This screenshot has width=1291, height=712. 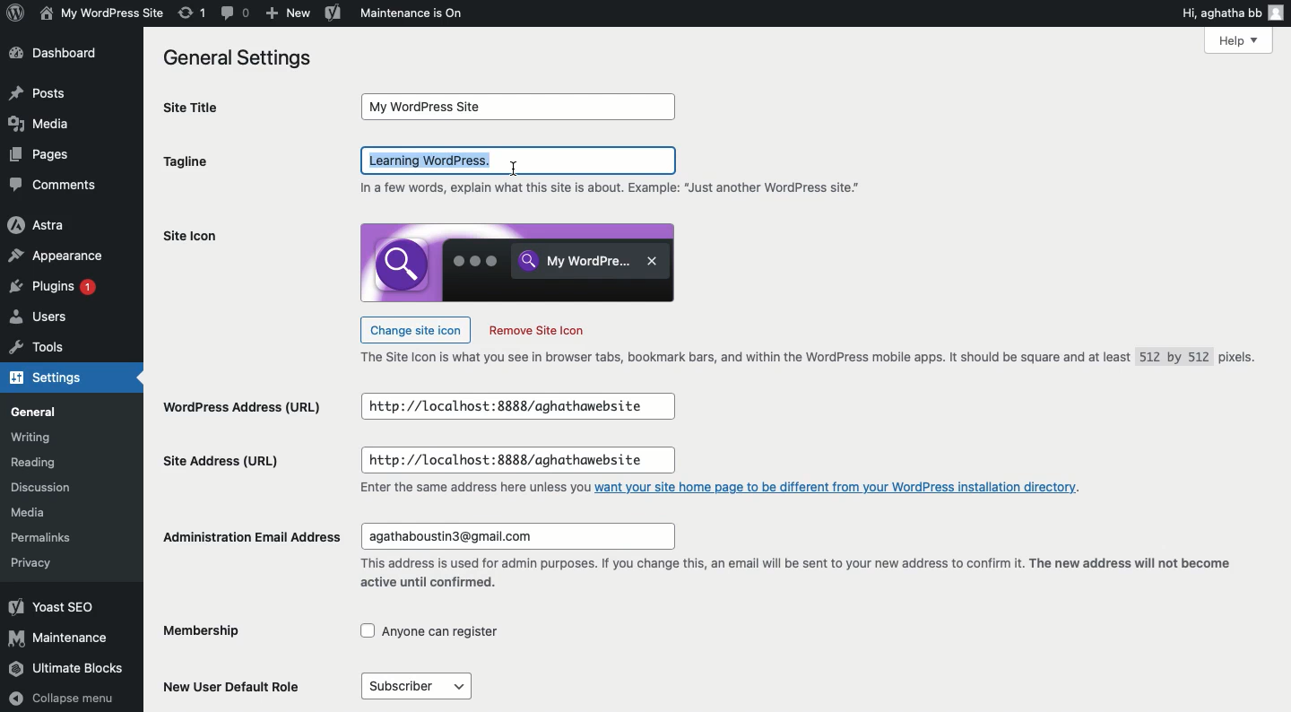 What do you see at coordinates (237, 685) in the screenshot?
I see `New user default role` at bounding box center [237, 685].